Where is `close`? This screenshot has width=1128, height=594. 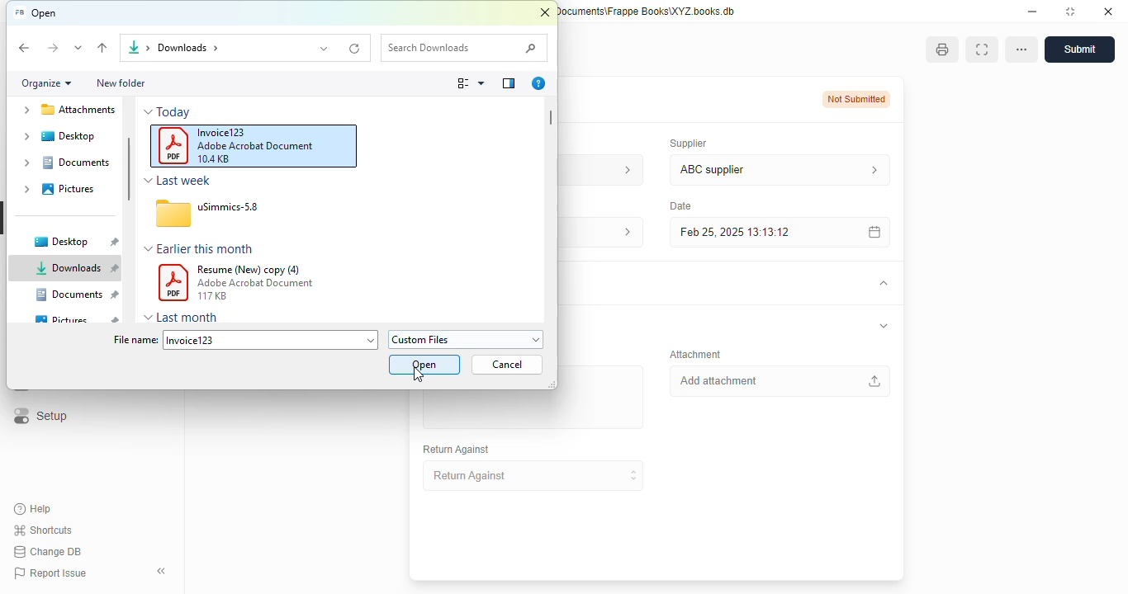
close is located at coordinates (545, 13).